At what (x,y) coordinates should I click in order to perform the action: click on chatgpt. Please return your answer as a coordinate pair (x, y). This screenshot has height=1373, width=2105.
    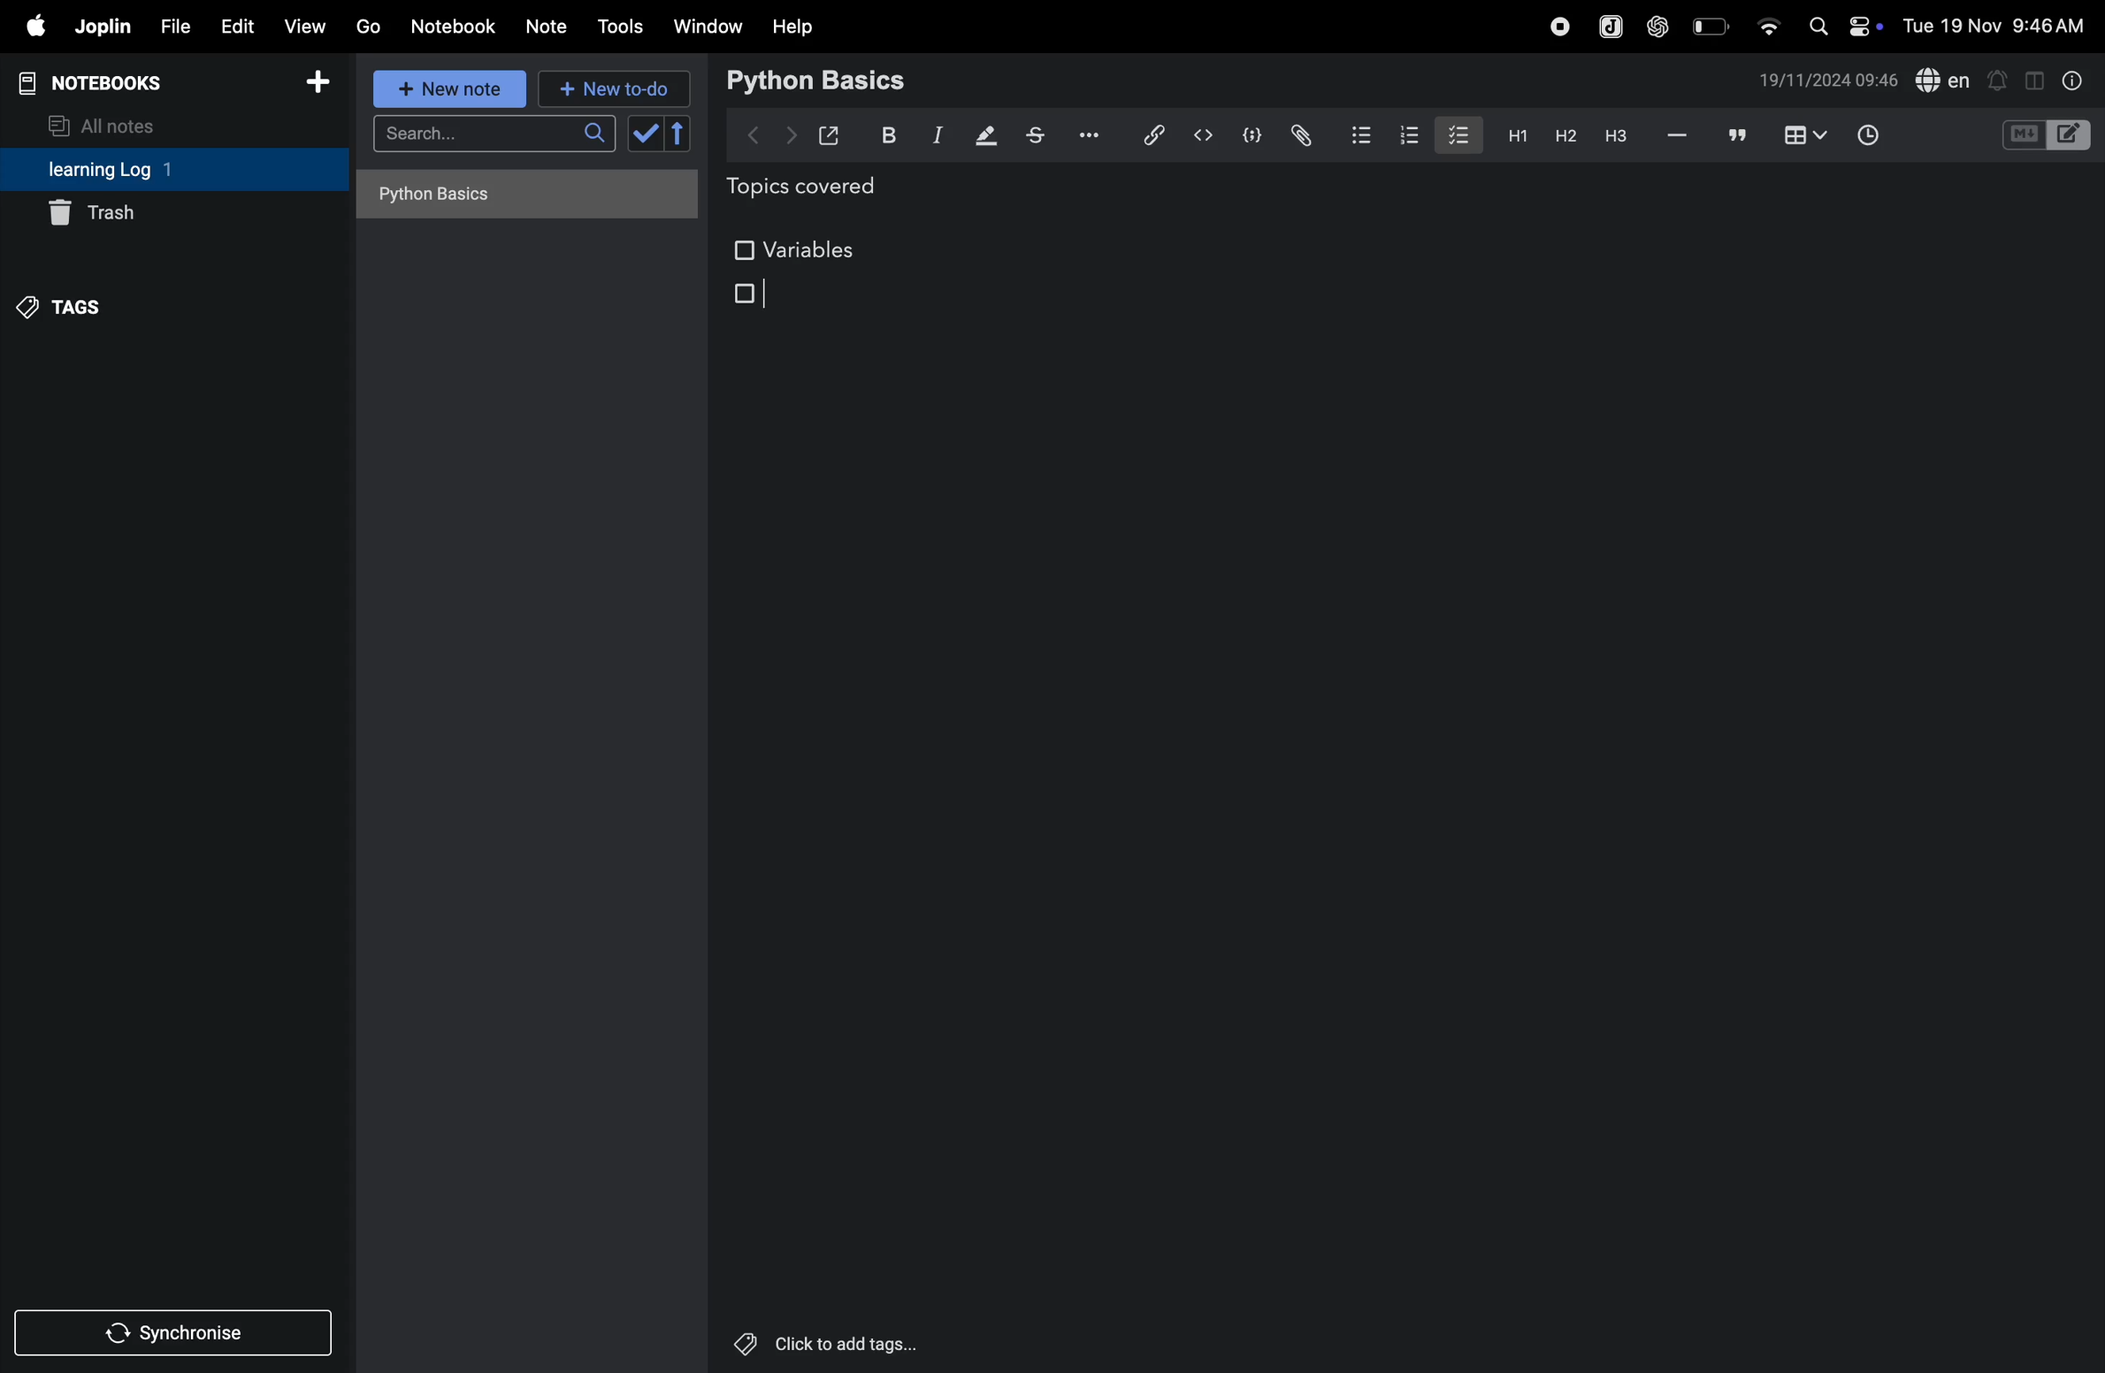
    Looking at the image, I should click on (1658, 24).